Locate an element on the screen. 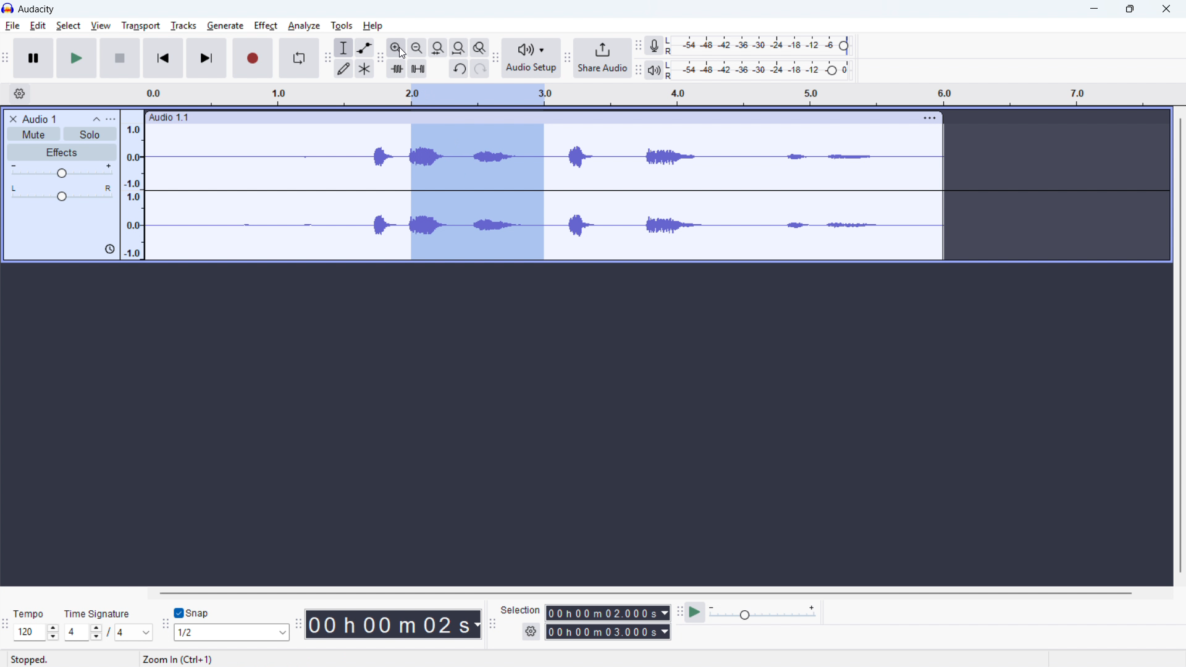 The width and height of the screenshot is (1186, 667). Transport toolbar is located at coordinates (7, 59).